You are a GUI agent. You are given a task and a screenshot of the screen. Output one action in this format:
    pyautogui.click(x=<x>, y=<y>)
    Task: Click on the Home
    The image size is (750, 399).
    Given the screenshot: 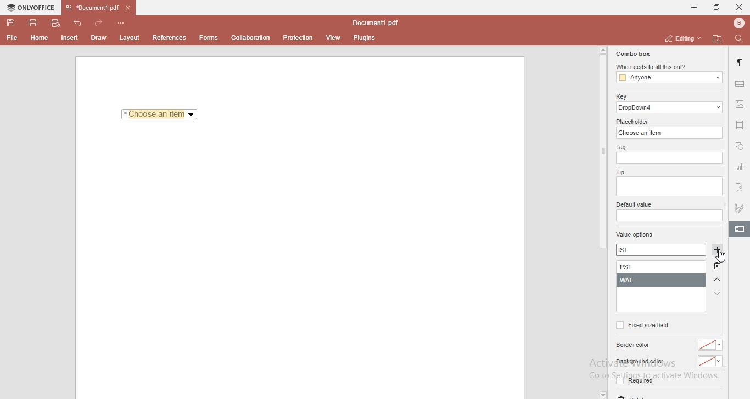 What is the action you would take?
    pyautogui.click(x=40, y=39)
    